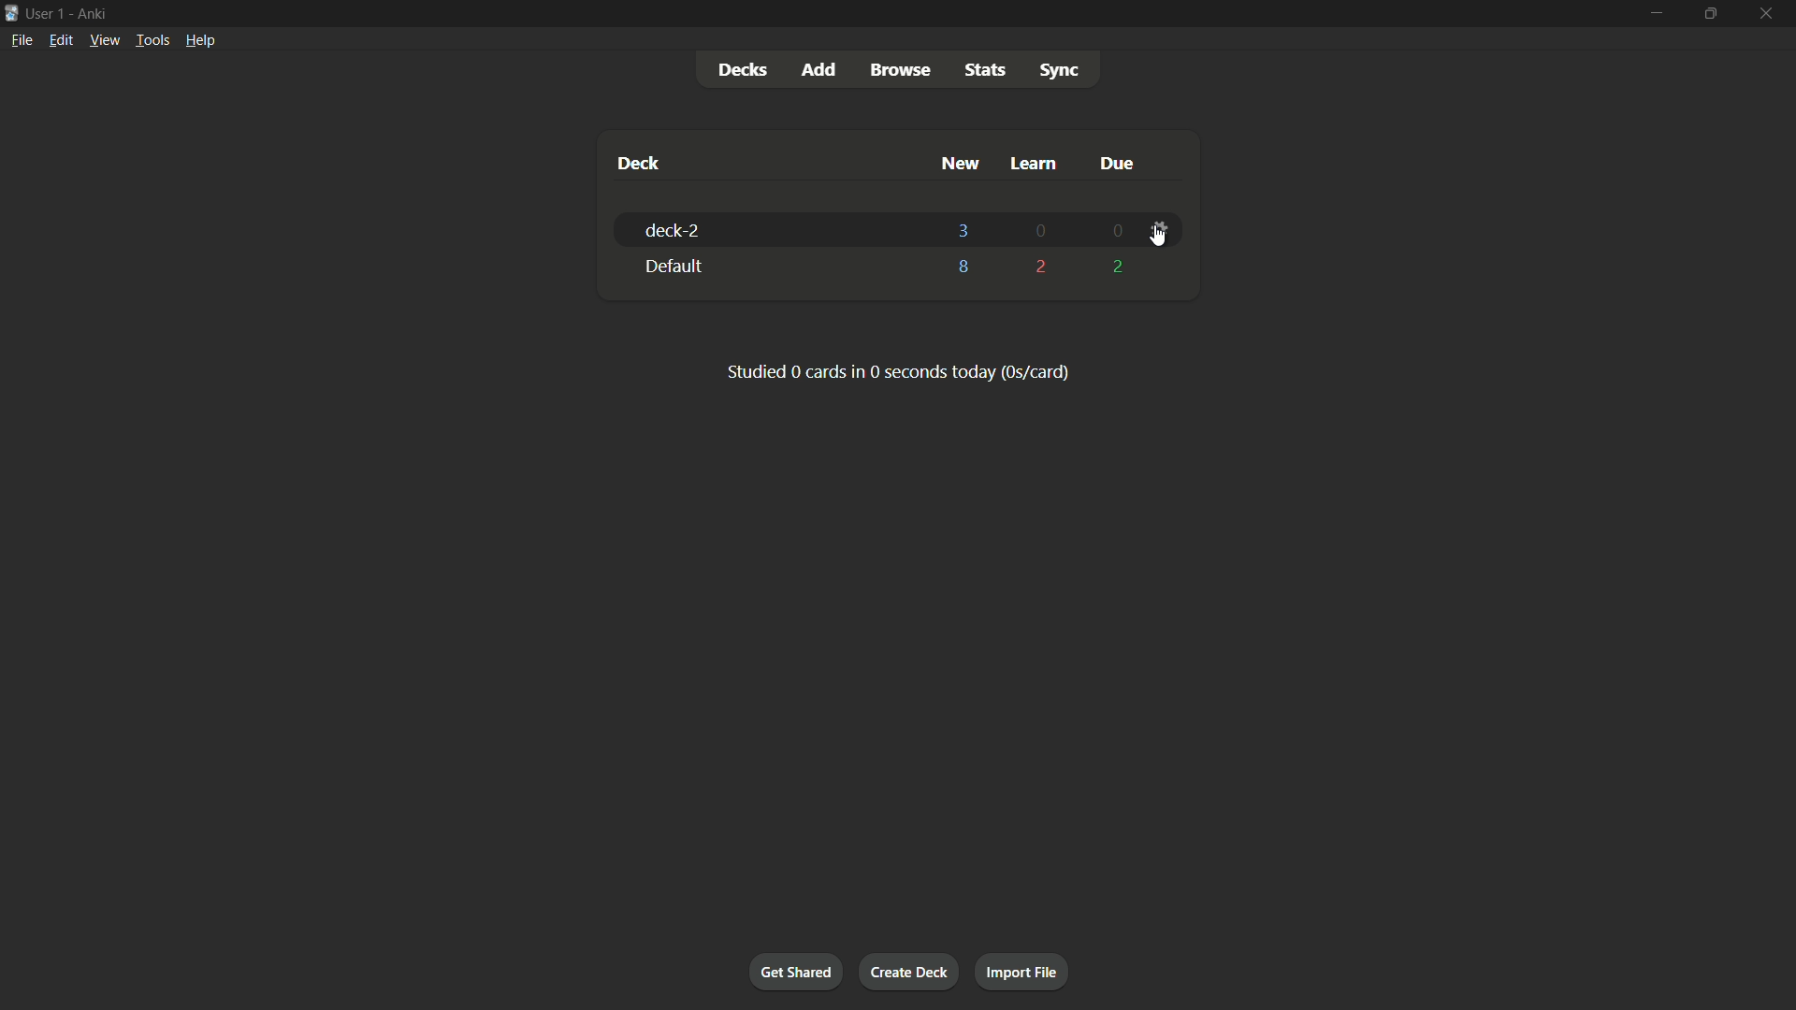 The width and height of the screenshot is (1796, 1010). Describe the element at coordinates (818, 68) in the screenshot. I see `add` at that location.